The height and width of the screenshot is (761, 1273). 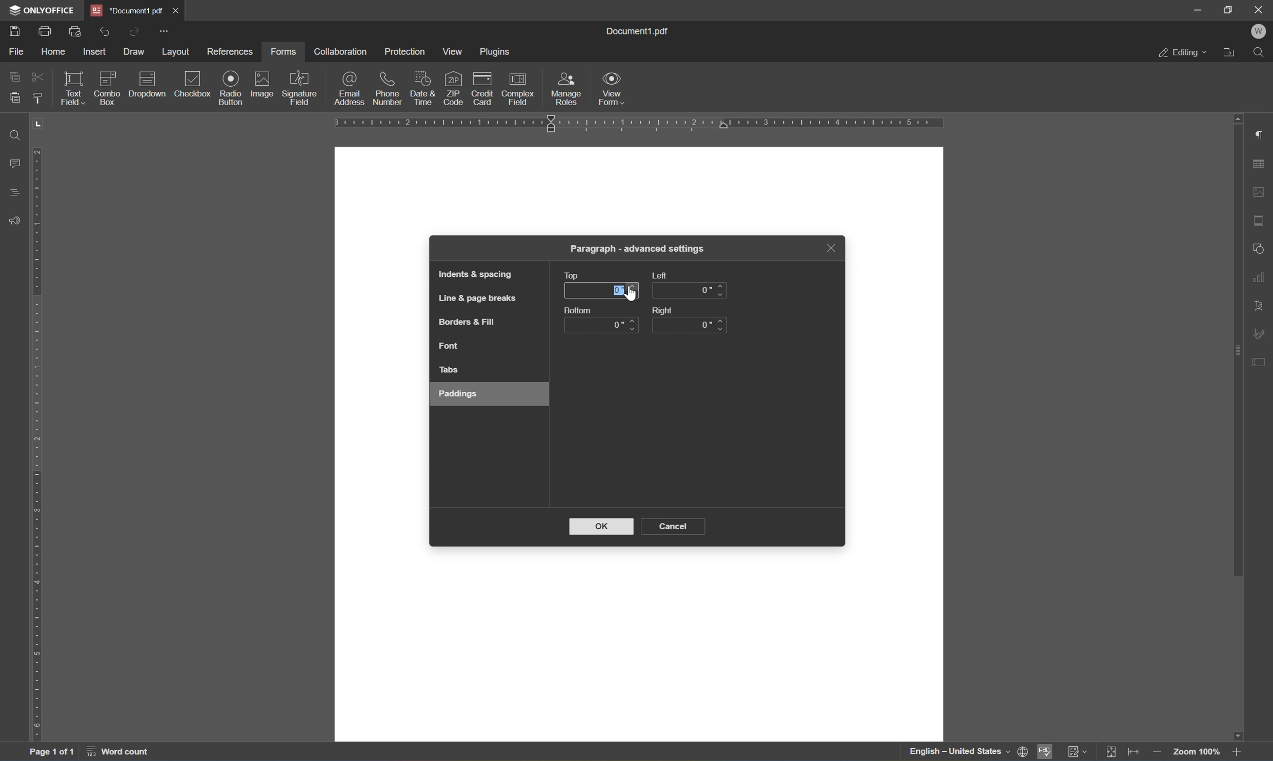 I want to click on tabs, so click(x=451, y=370).